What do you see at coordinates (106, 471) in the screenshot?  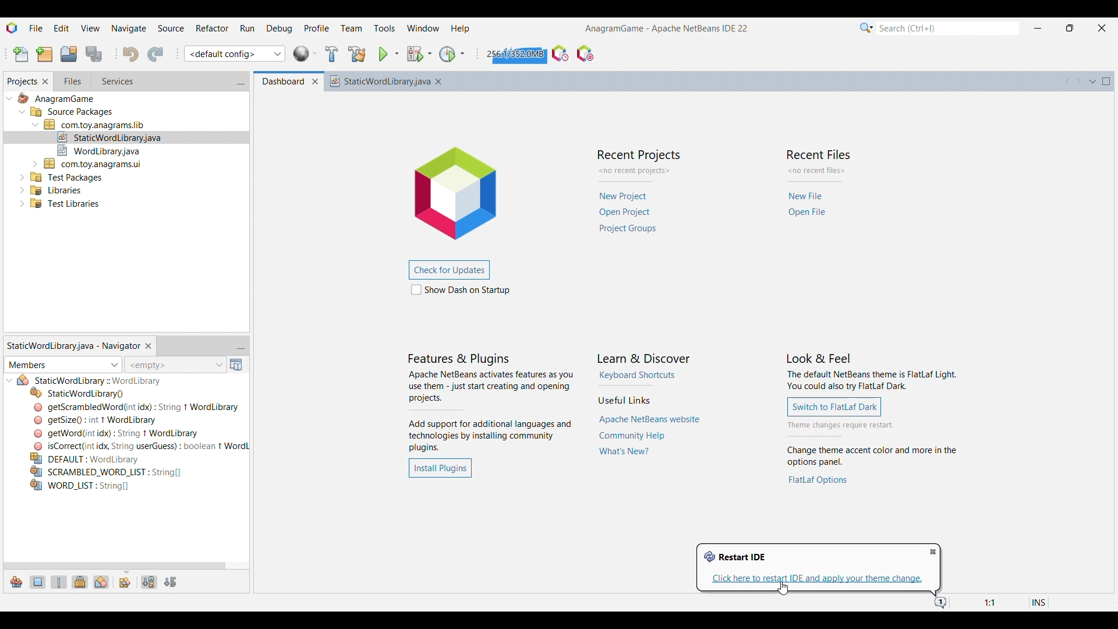 I see `` at bounding box center [106, 471].